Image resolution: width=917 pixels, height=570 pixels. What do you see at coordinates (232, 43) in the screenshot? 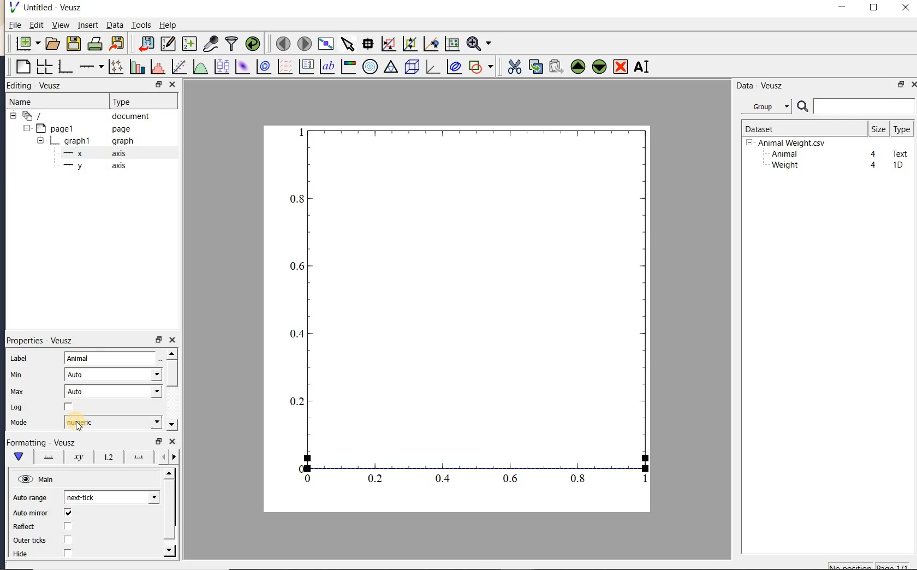
I see `filter data` at bounding box center [232, 43].